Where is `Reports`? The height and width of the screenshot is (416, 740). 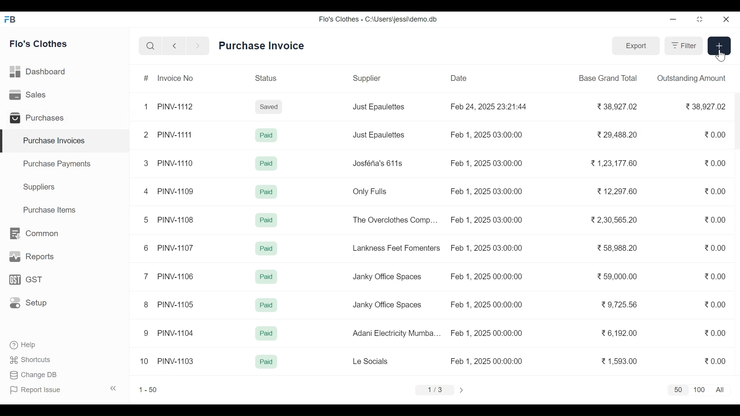
Reports is located at coordinates (30, 256).